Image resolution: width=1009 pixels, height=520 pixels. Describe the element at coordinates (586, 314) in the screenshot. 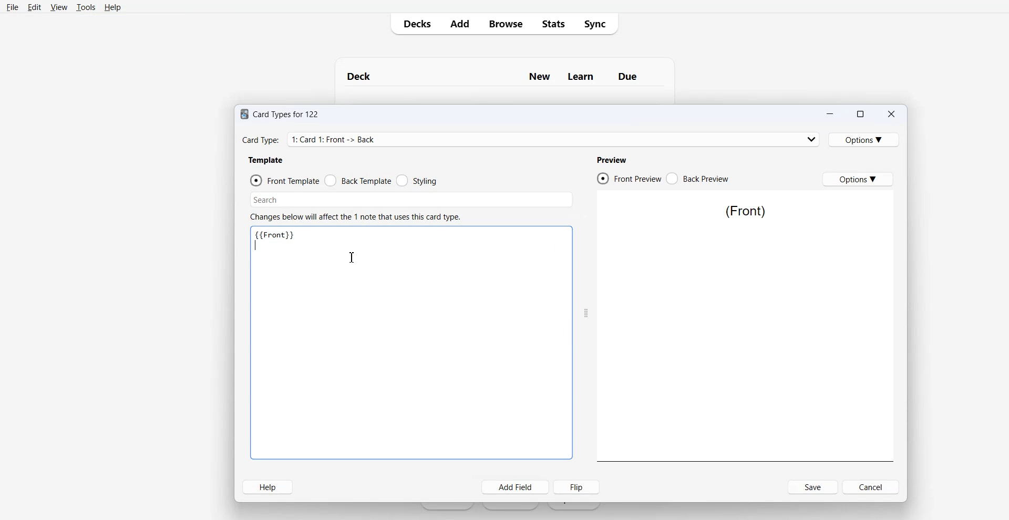

I see `Drag Handle` at that location.